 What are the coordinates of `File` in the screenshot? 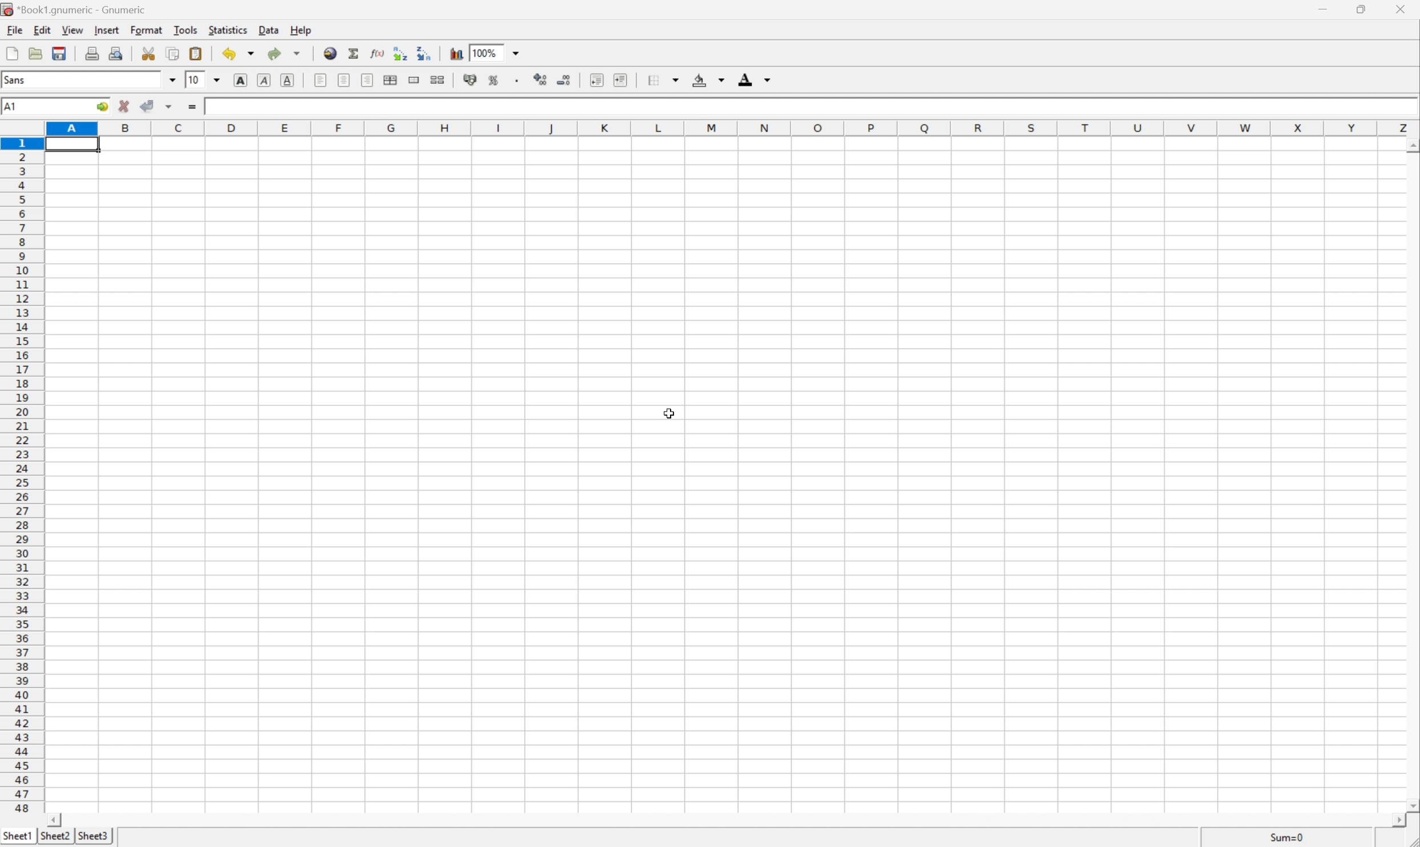 It's located at (15, 30).